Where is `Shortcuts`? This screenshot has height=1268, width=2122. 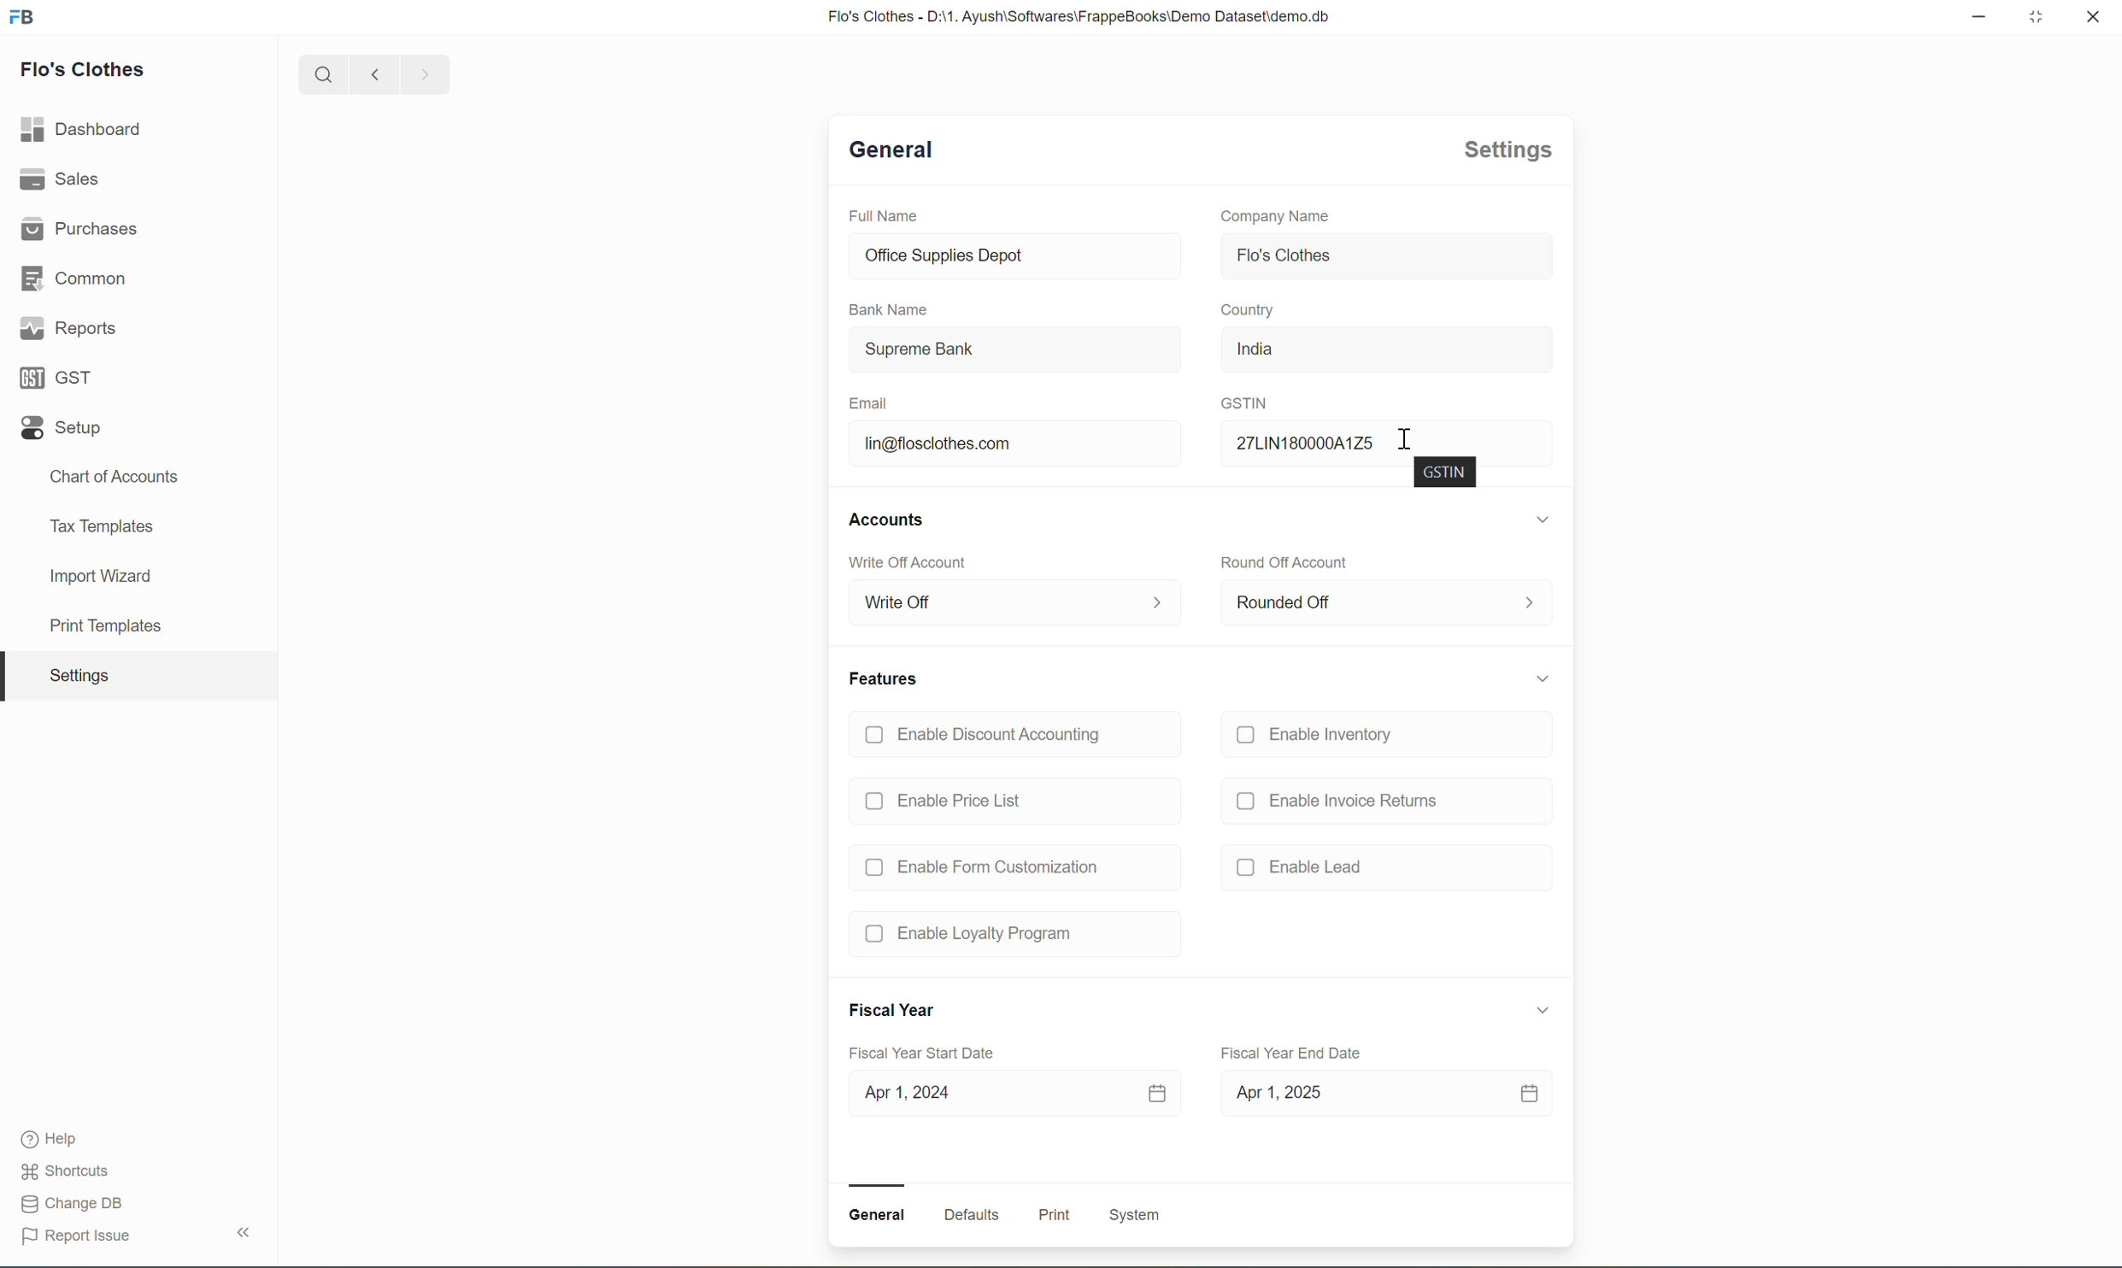
Shortcuts is located at coordinates (68, 1171).